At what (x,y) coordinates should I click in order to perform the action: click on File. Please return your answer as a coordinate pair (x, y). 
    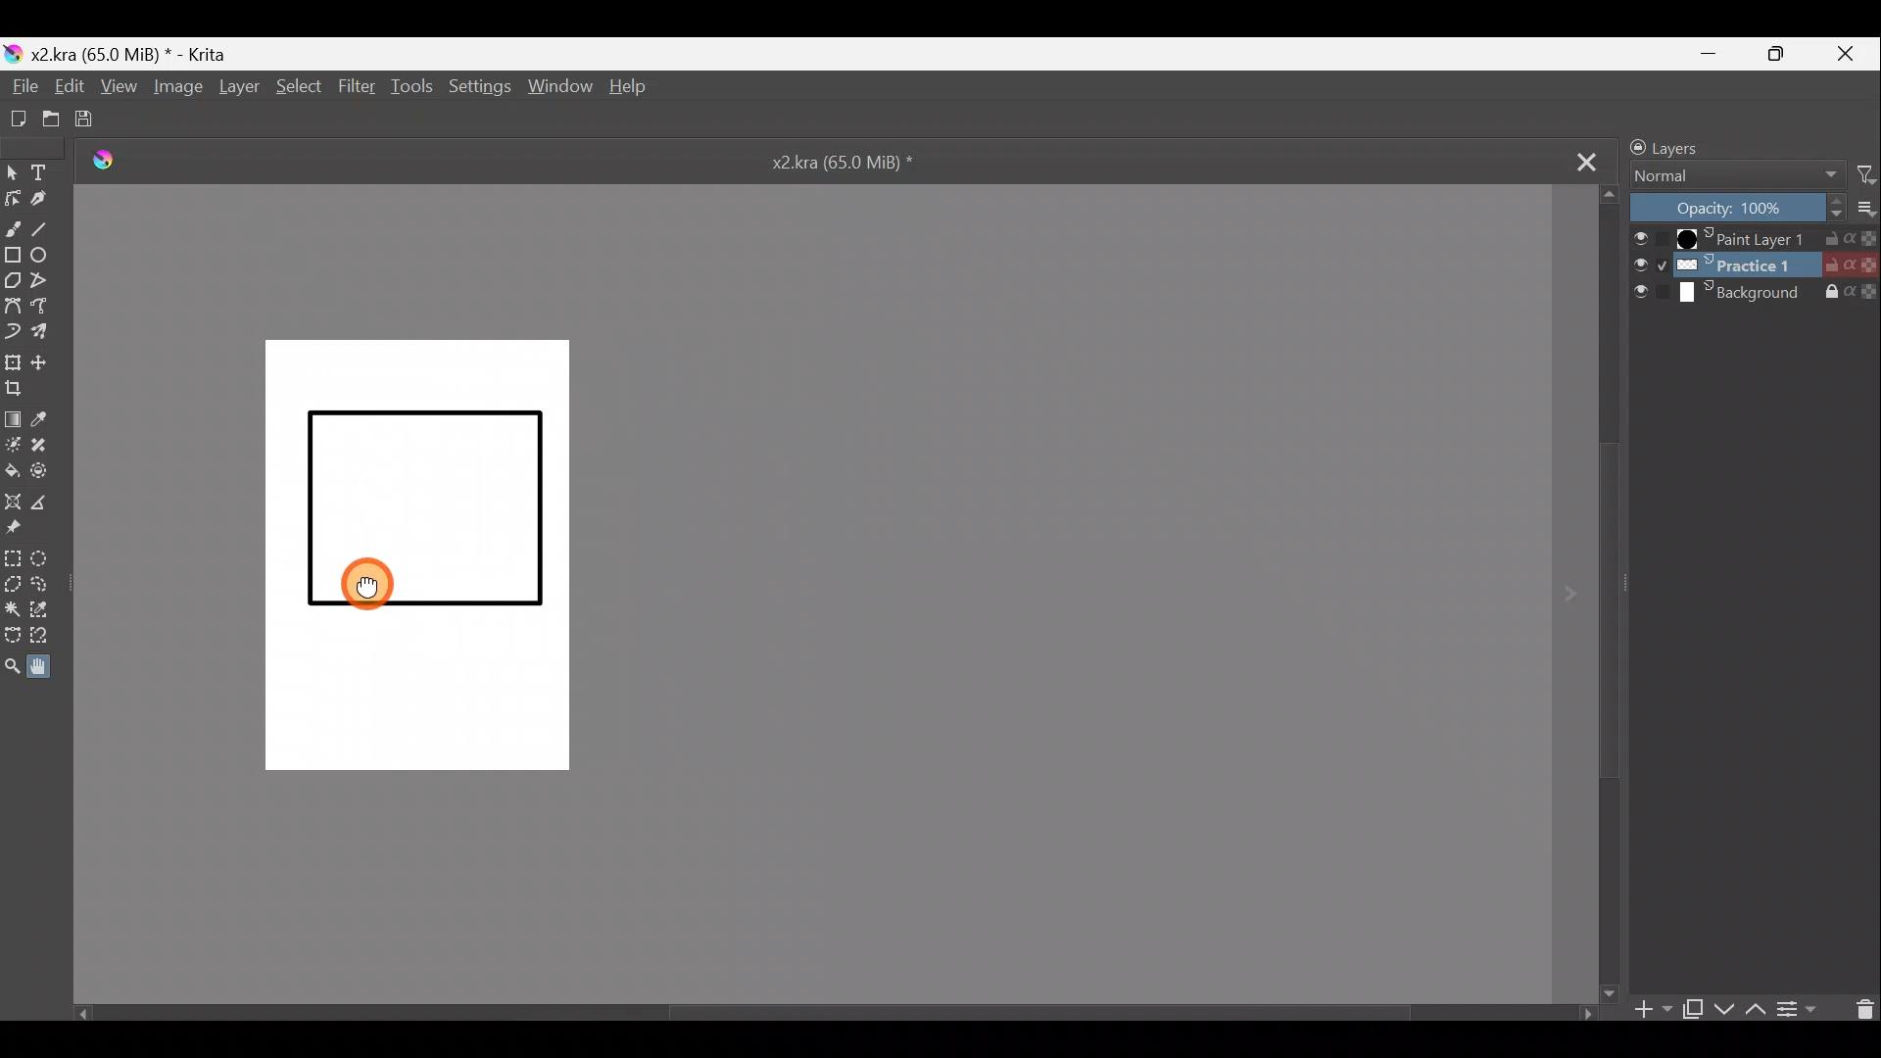
    Looking at the image, I should click on (22, 86).